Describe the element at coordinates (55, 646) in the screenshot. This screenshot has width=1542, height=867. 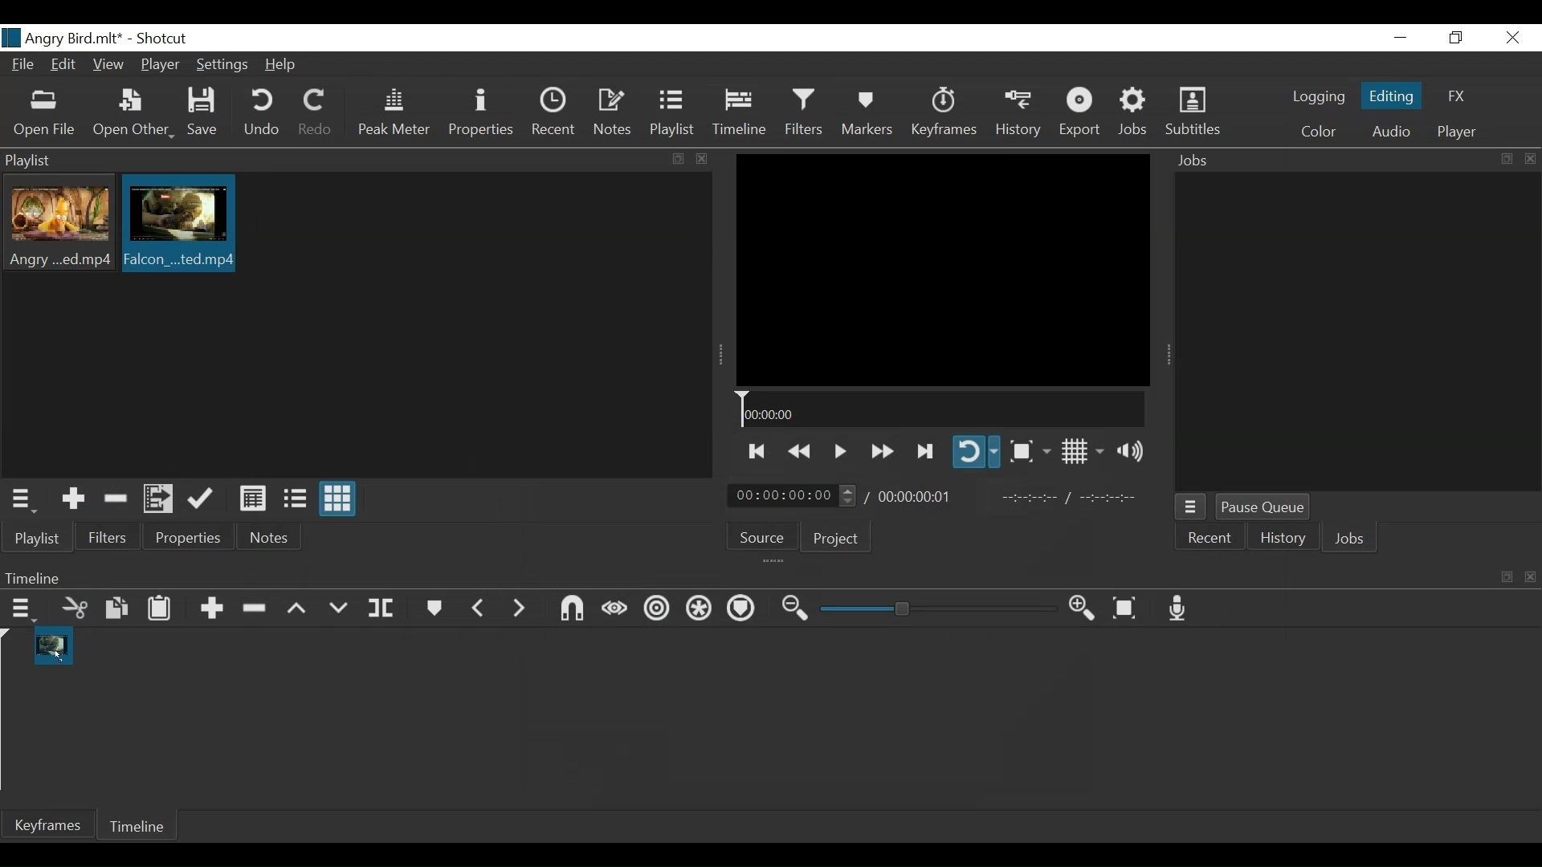
I see `Clip` at that location.